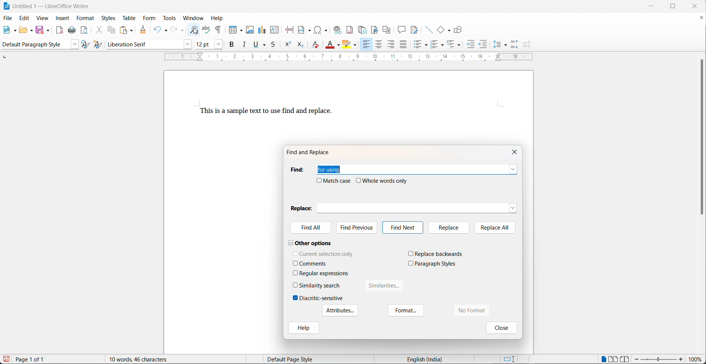 Image resolution: width=706 pixels, height=364 pixels. Describe the element at coordinates (347, 45) in the screenshot. I see `character highlight` at that location.